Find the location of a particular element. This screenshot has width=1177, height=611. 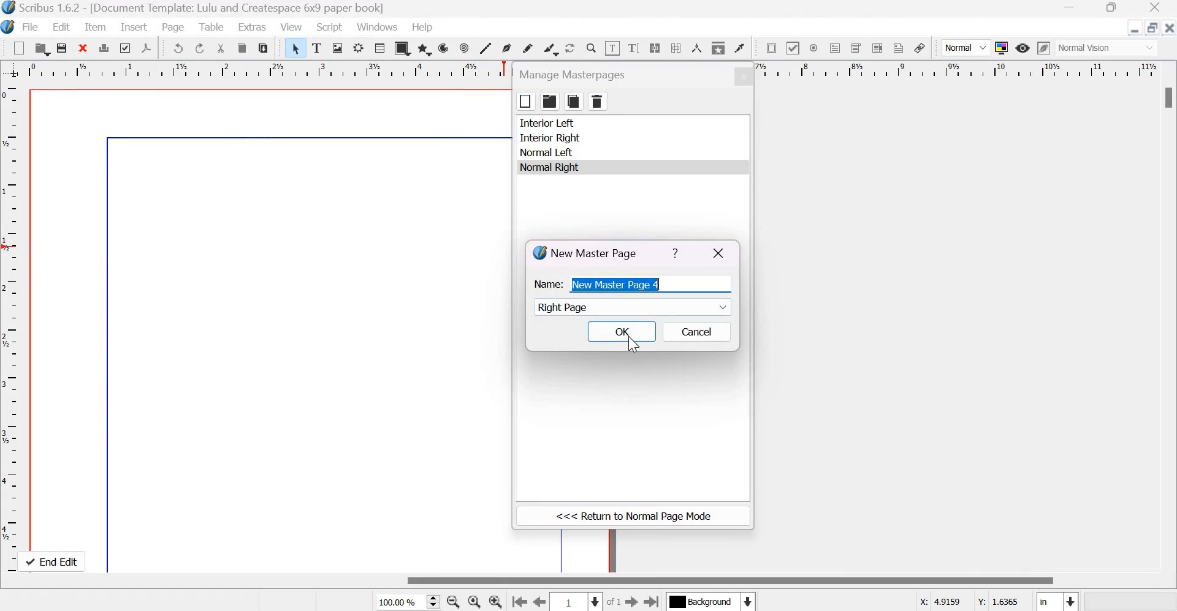

preflight verifier is located at coordinates (126, 48).